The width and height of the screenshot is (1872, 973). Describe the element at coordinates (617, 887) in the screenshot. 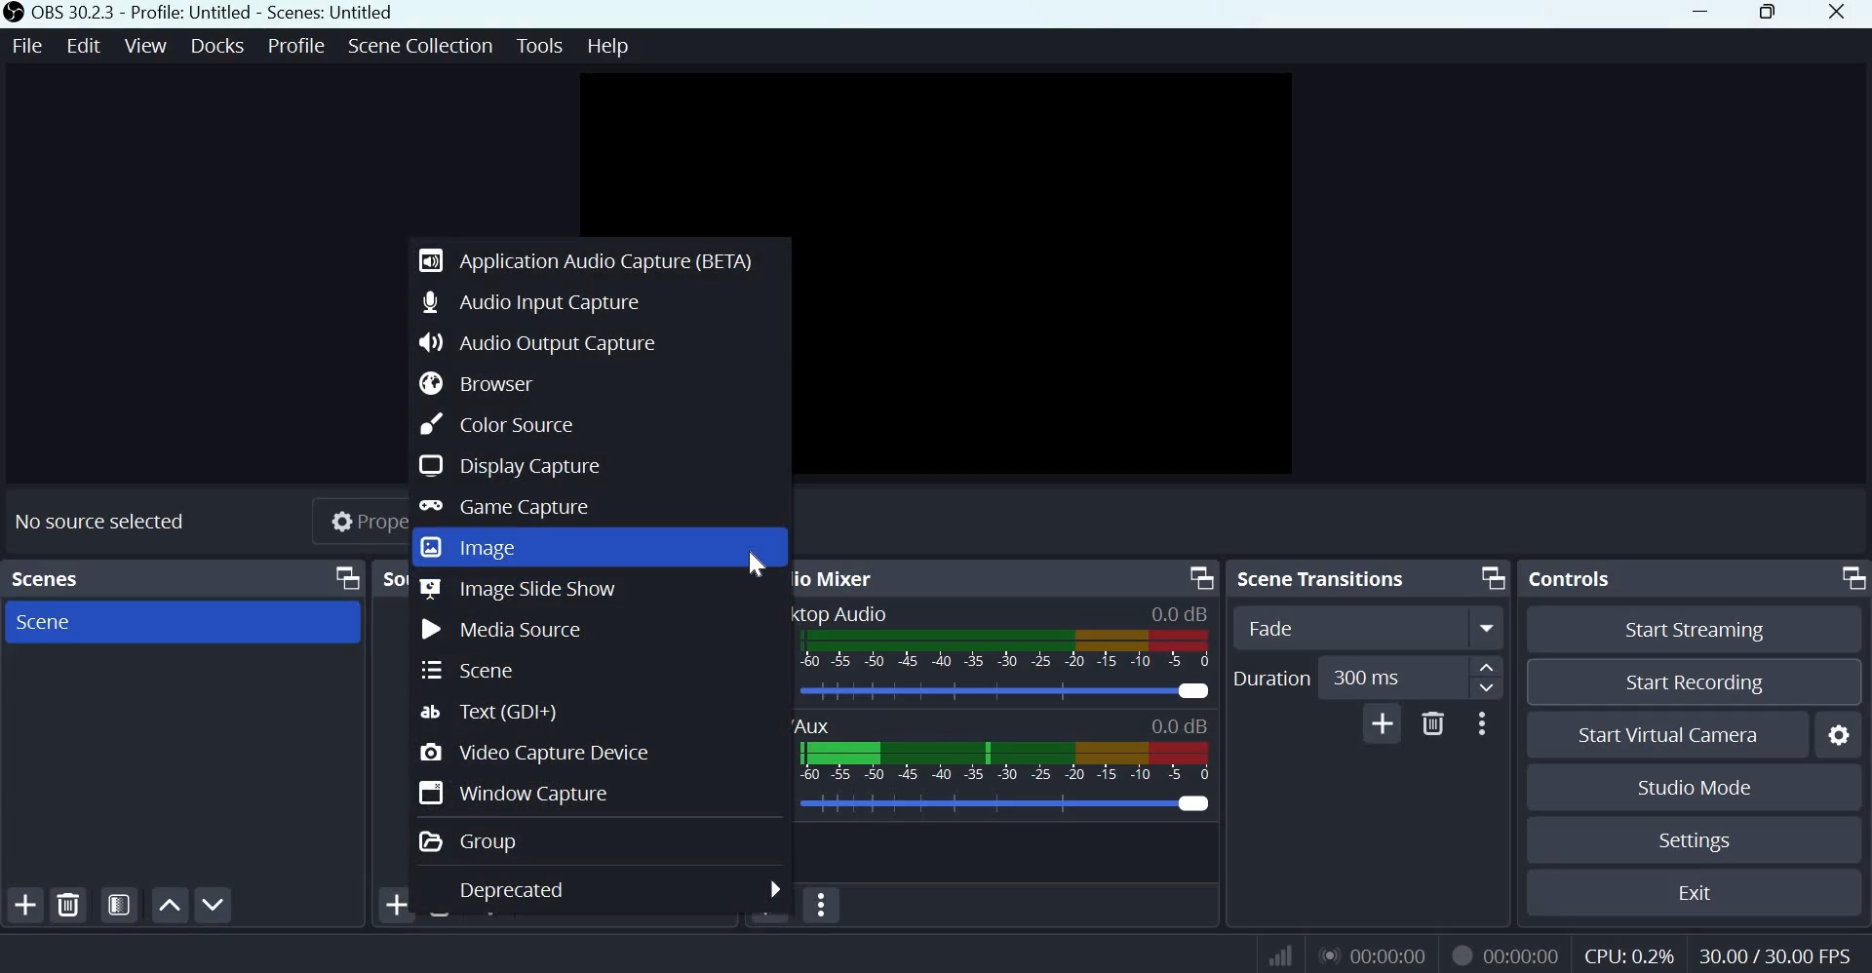

I see `Deprecated` at that location.